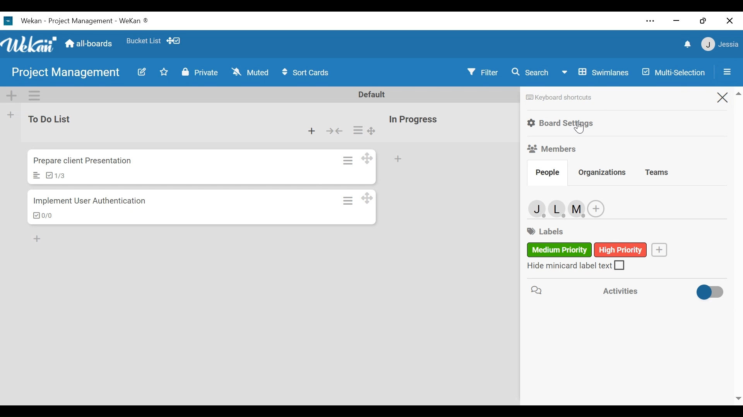  I want to click on Teams, so click(659, 173).